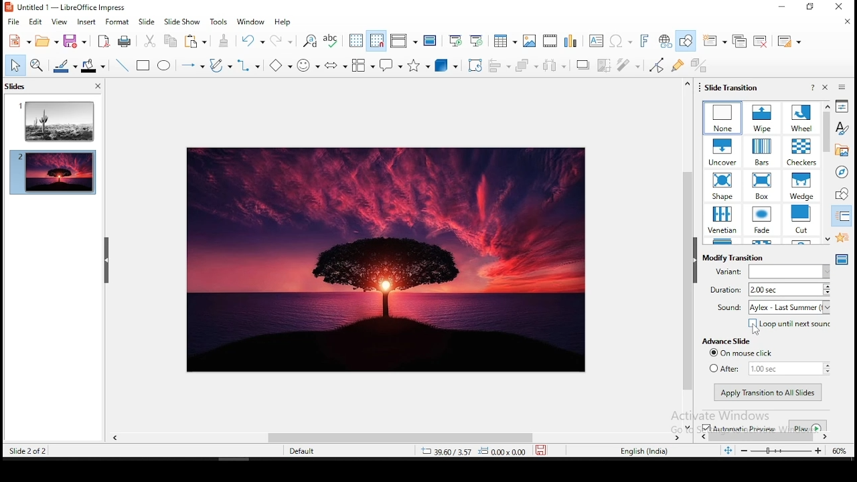 Image resolution: width=857 pixels, height=482 pixels. Describe the element at coordinates (772, 307) in the screenshot. I see `sound aylex- Last summer` at that location.